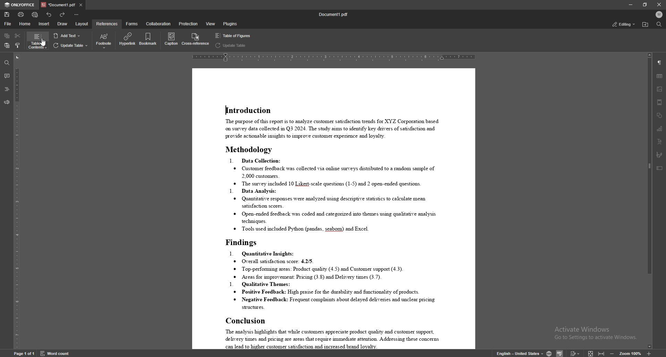  I want to click on draw, so click(62, 24).